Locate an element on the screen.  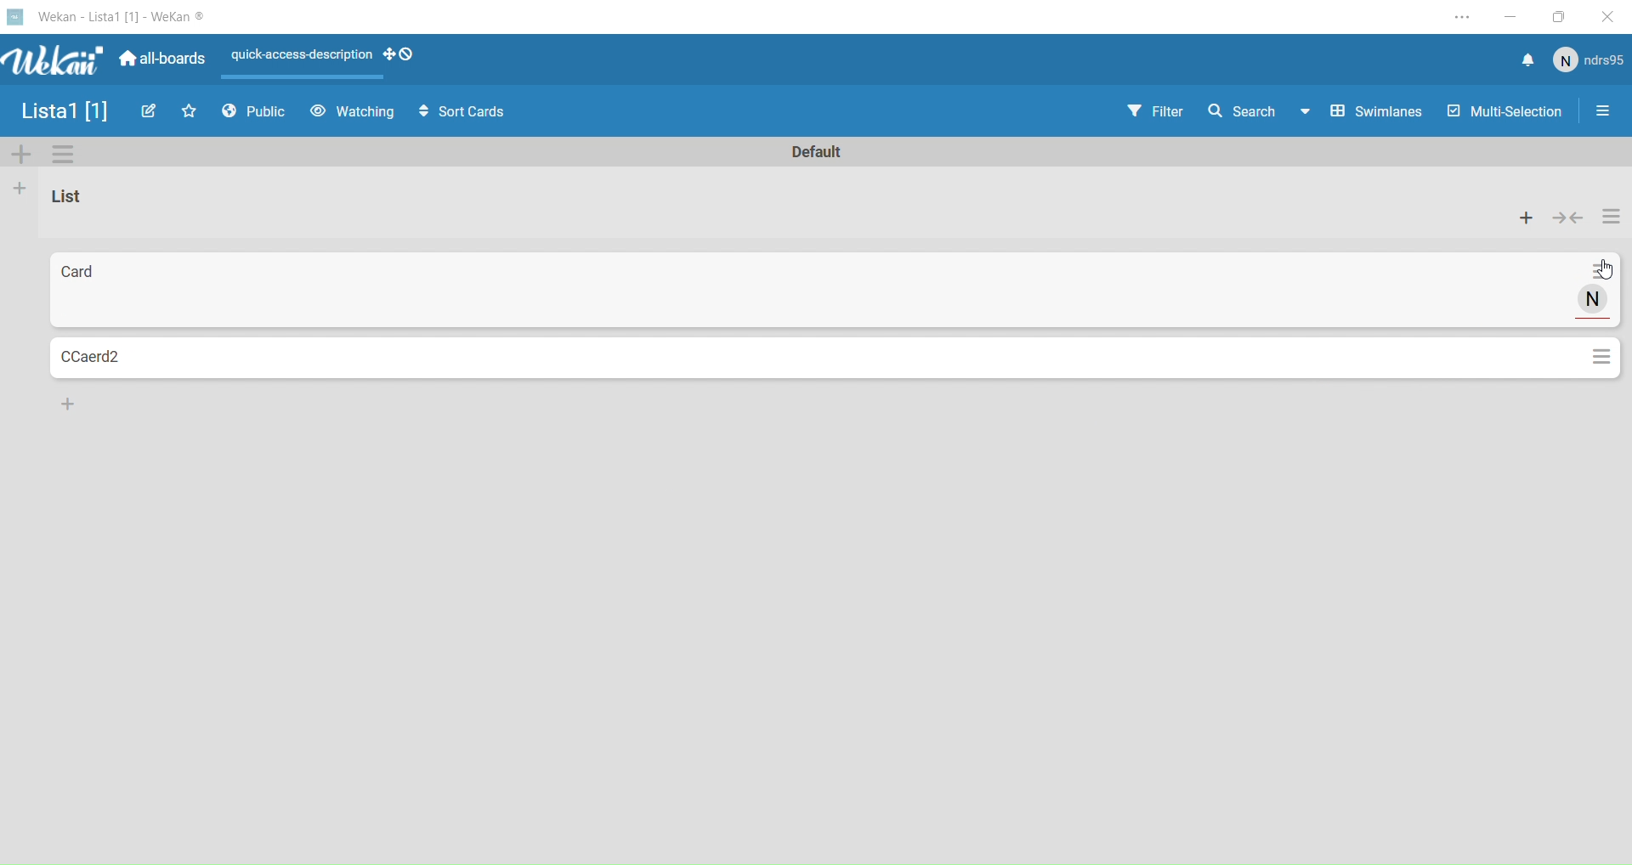
Text is located at coordinates (824, 152).